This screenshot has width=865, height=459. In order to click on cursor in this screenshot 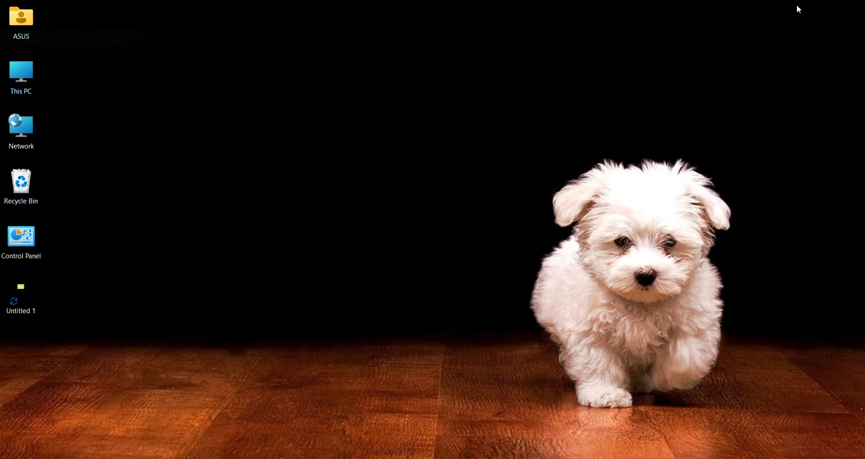, I will do `click(802, 10)`.